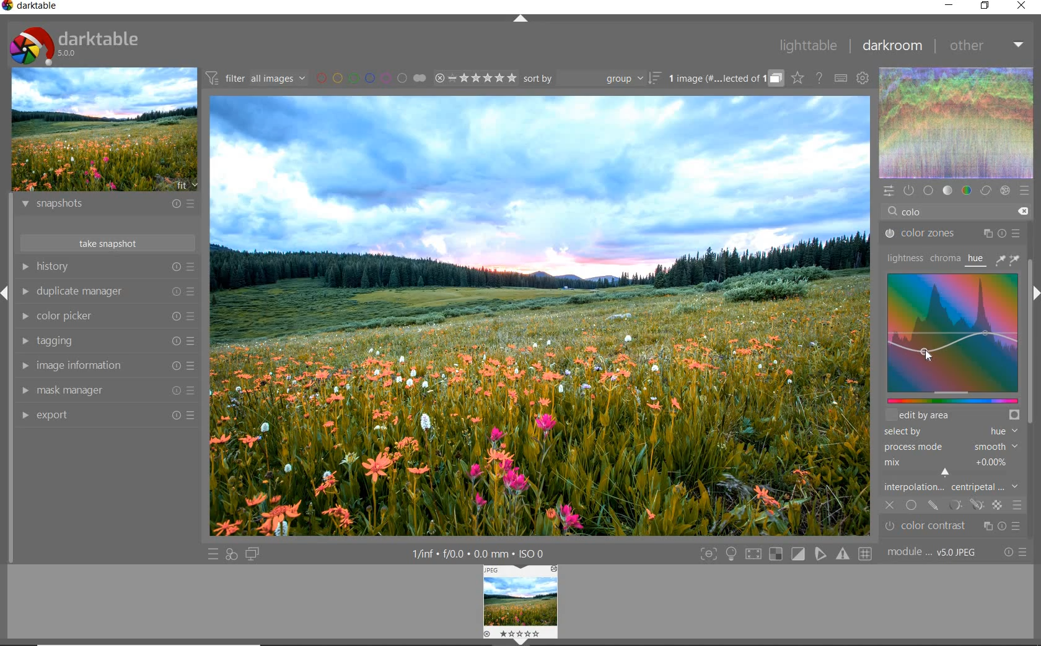 The height and width of the screenshot is (646, 1041). Describe the element at coordinates (477, 553) in the screenshot. I see `1/inf*f/0.0 mm*ISO 0` at that location.